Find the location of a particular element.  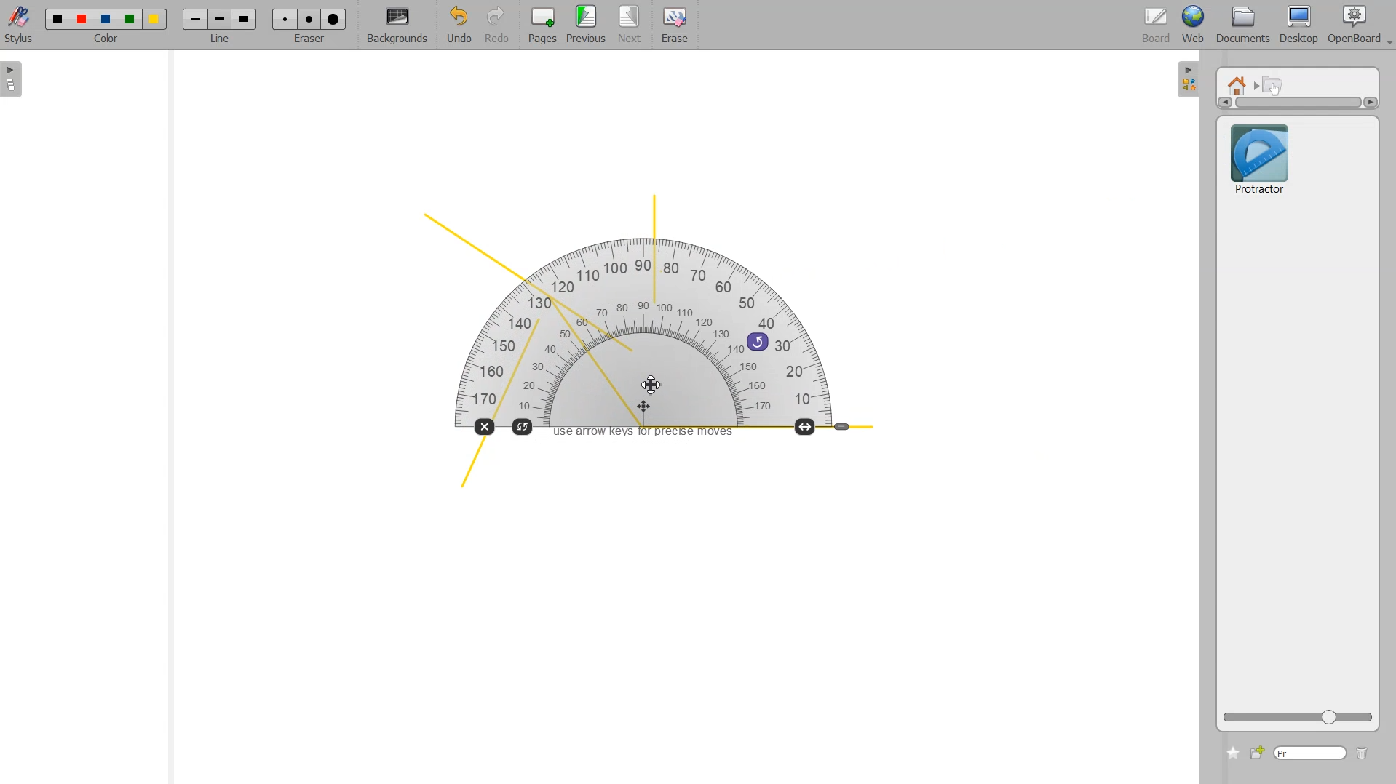

Cursor is located at coordinates (651, 385).